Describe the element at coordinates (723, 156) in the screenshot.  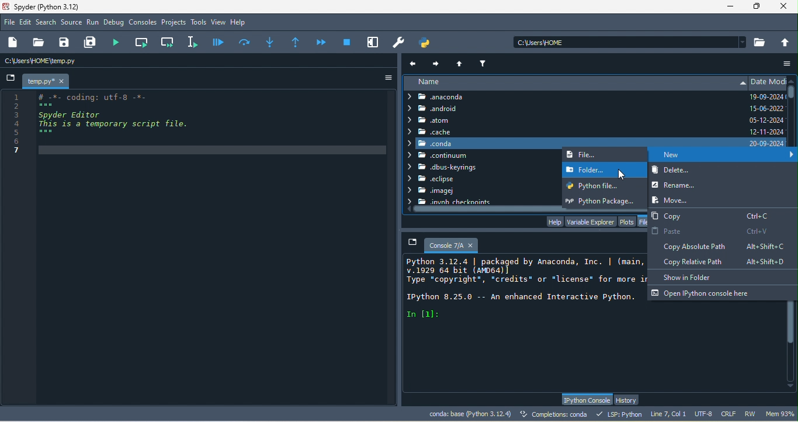
I see `new` at that location.